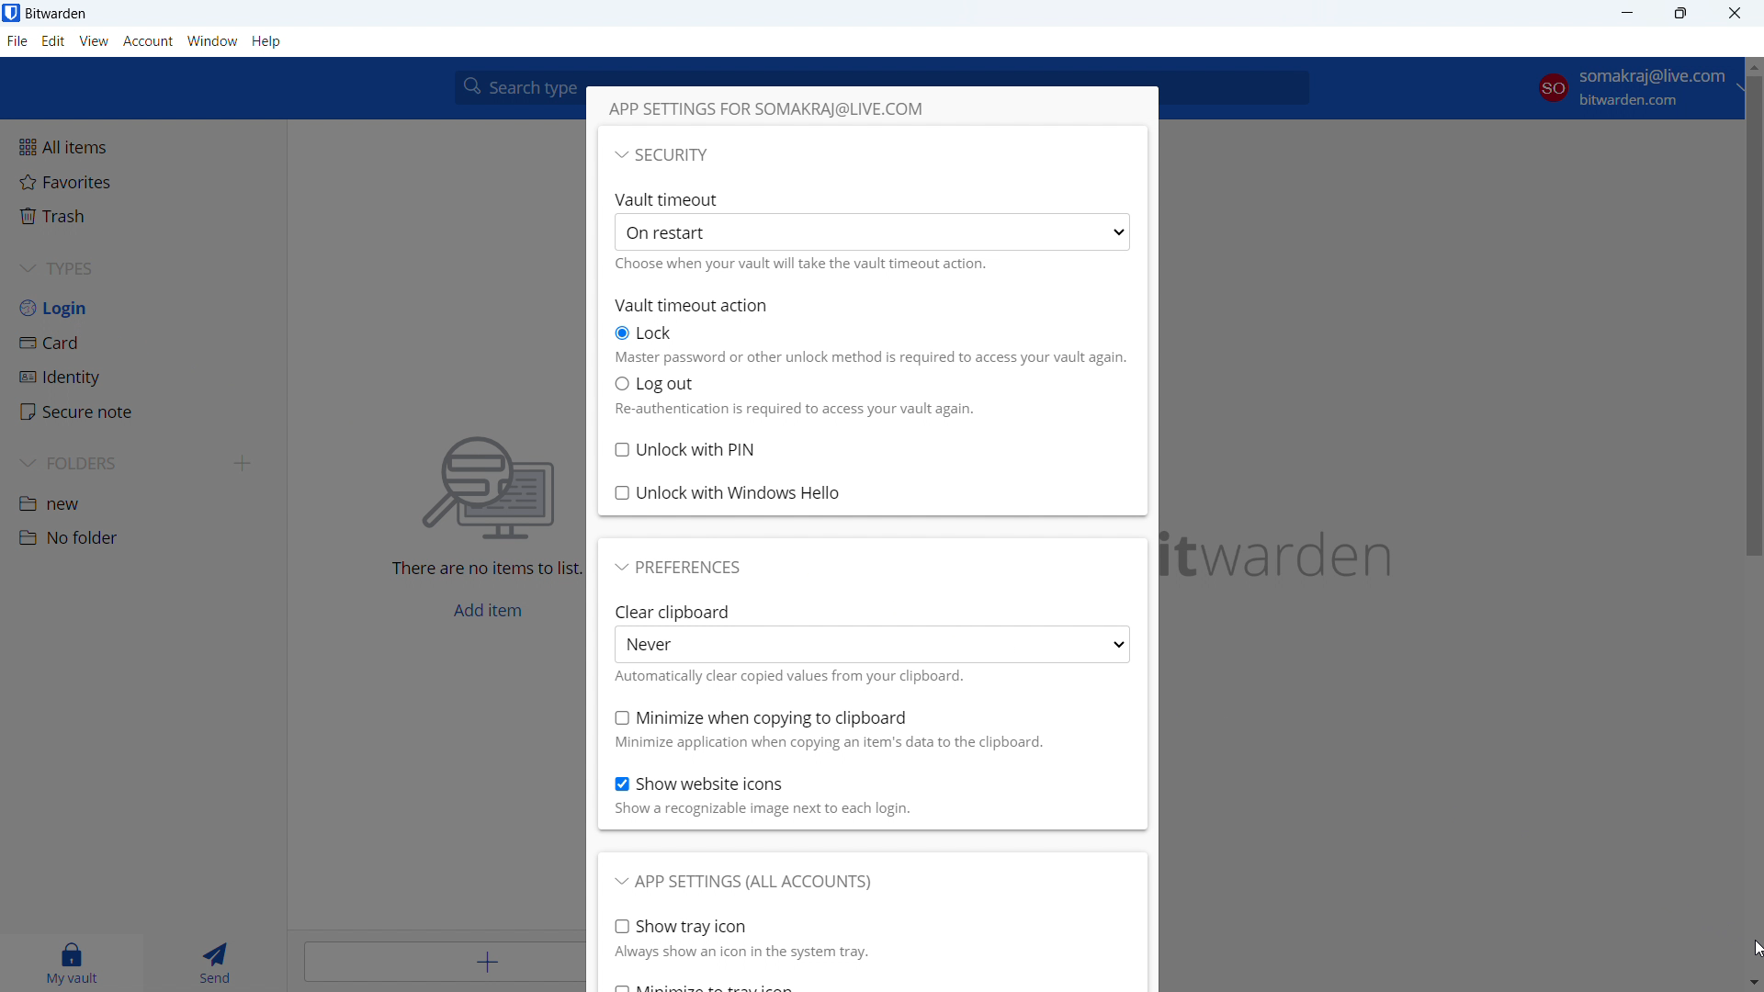 The width and height of the screenshot is (1764, 992). I want to click on add folder, so click(244, 463).